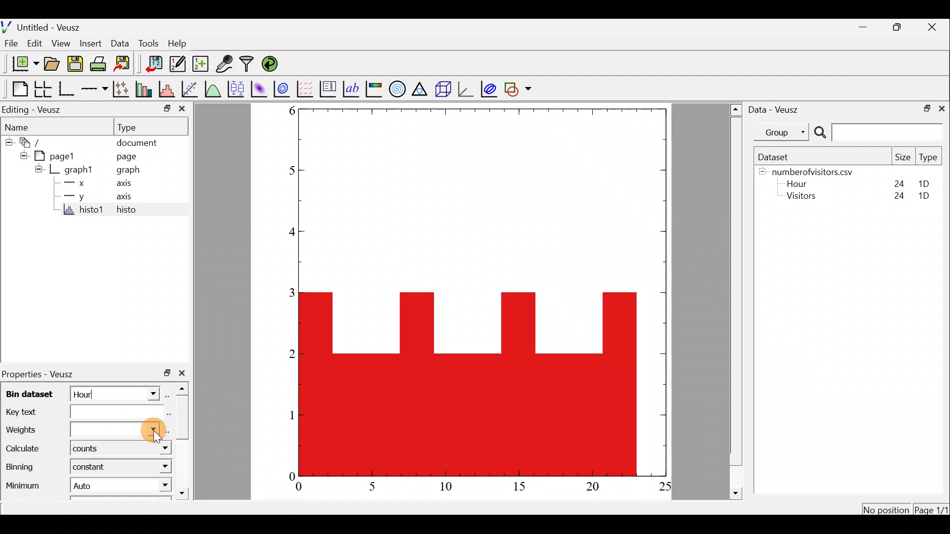 The height and width of the screenshot is (534, 950). I want to click on counts, so click(89, 450).